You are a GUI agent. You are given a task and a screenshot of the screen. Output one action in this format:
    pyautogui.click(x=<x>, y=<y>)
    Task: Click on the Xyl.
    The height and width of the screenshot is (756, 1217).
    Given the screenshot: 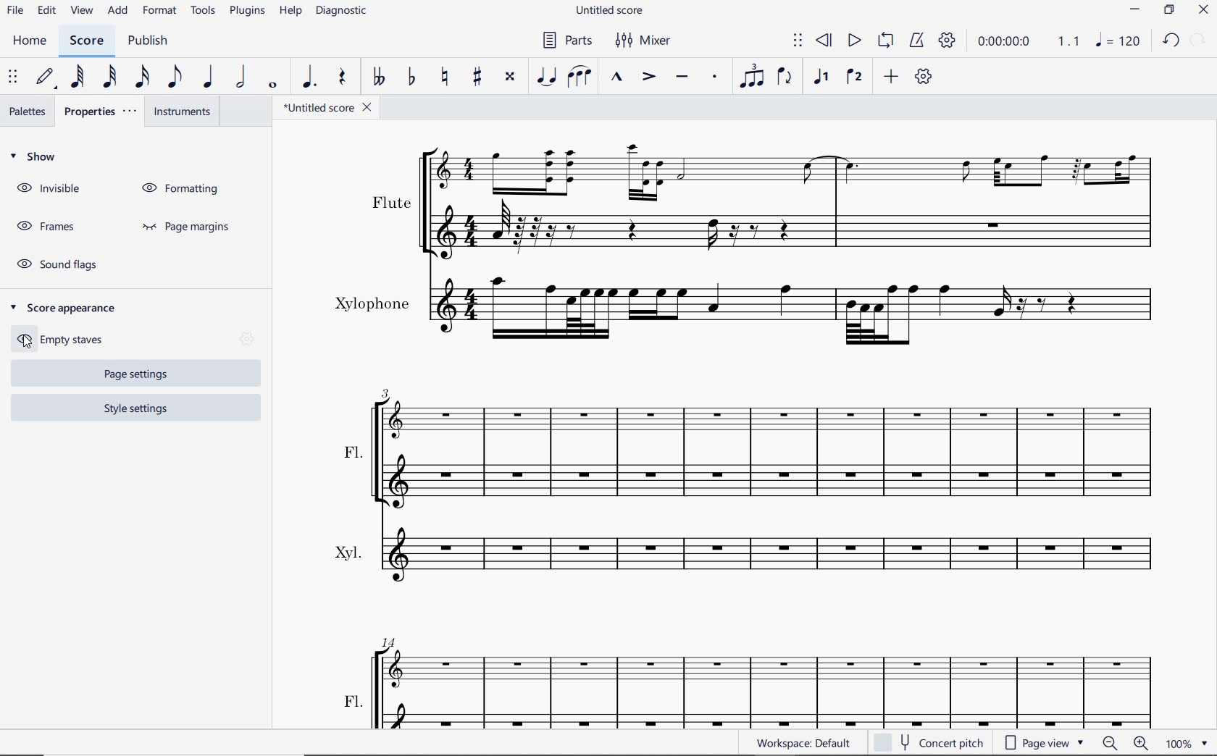 What is the action you would take?
    pyautogui.click(x=751, y=556)
    